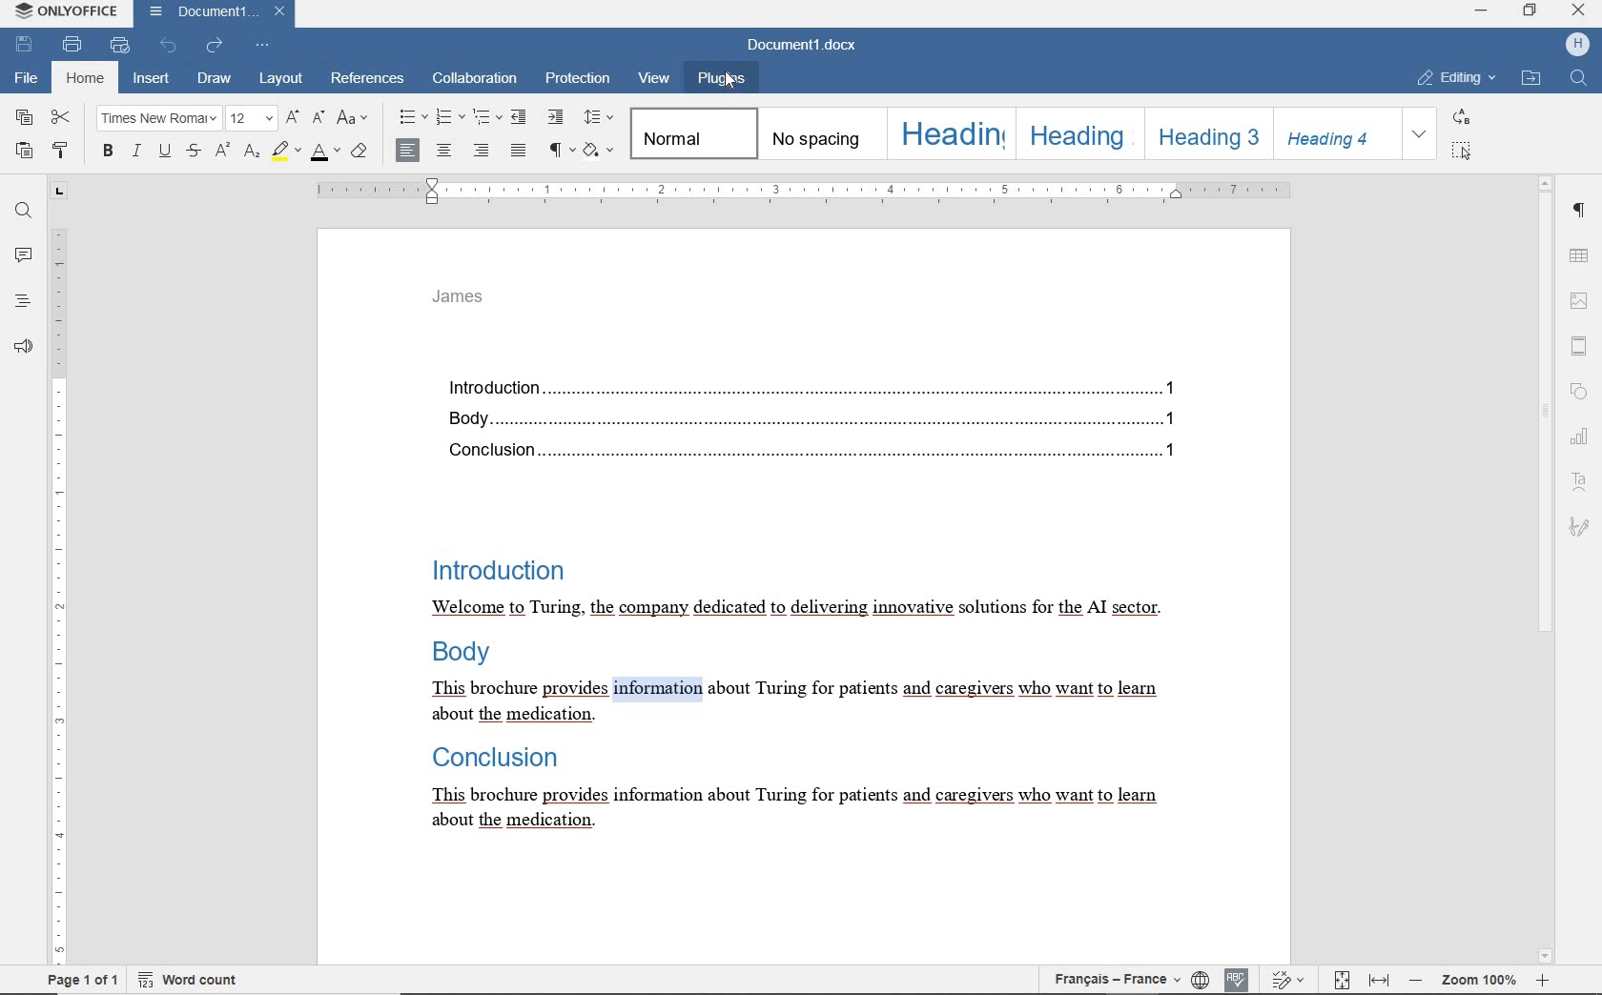 This screenshot has height=995, width=1602. Describe the element at coordinates (803, 418) in the screenshot. I see `Body....1` at that location.